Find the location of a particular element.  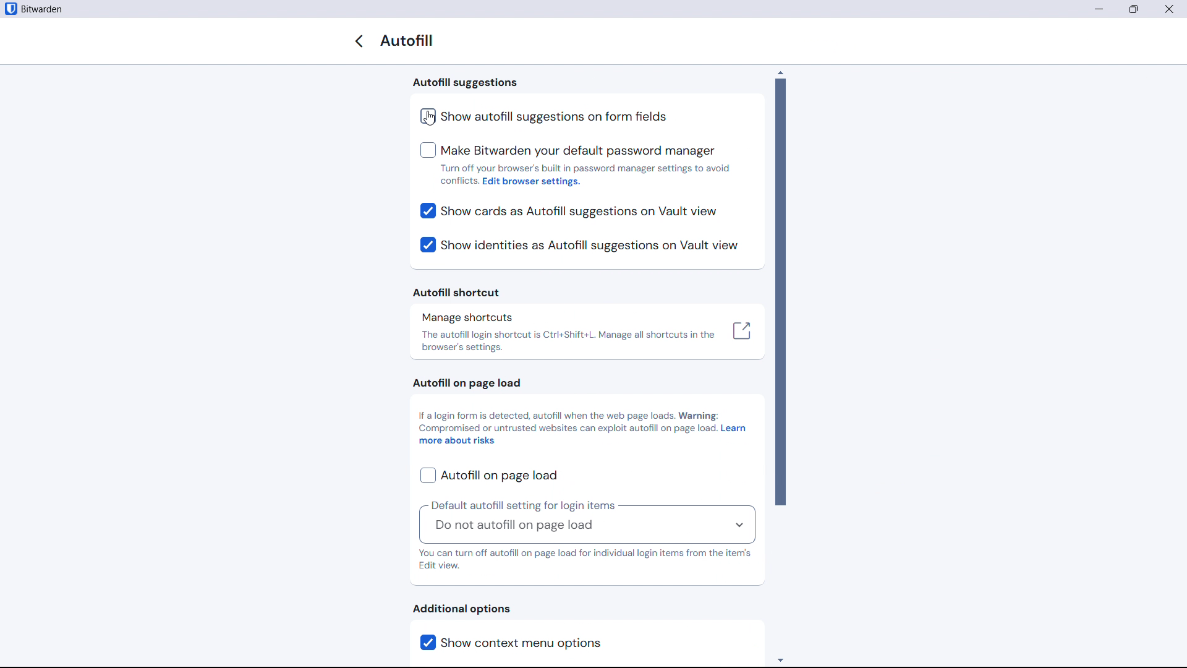

Autofill suggestions is located at coordinates (466, 83).